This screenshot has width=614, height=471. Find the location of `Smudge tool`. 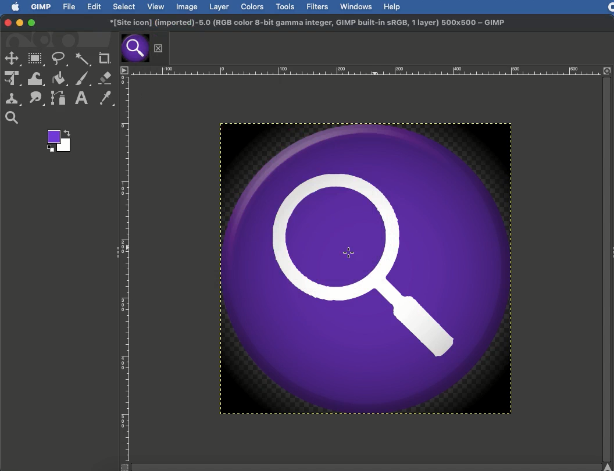

Smudge tool is located at coordinates (37, 99).